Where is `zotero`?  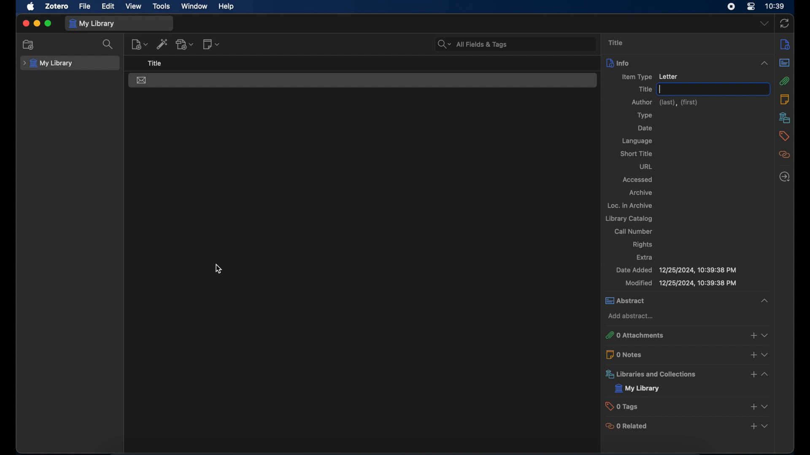
zotero is located at coordinates (57, 6).